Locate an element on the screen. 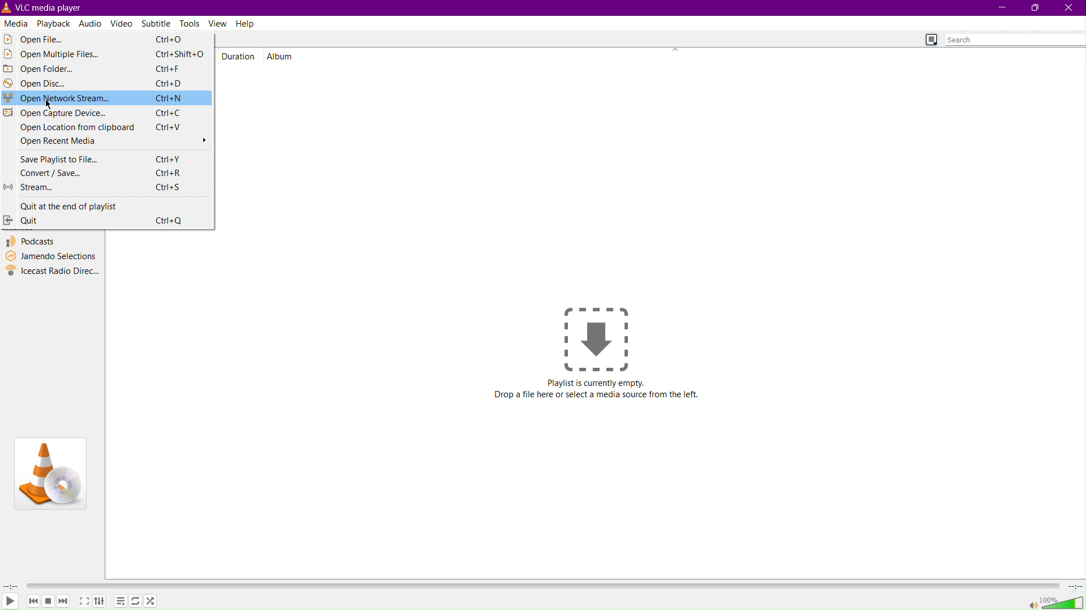 This screenshot has height=610, width=1086. Open File is located at coordinates (53, 39).